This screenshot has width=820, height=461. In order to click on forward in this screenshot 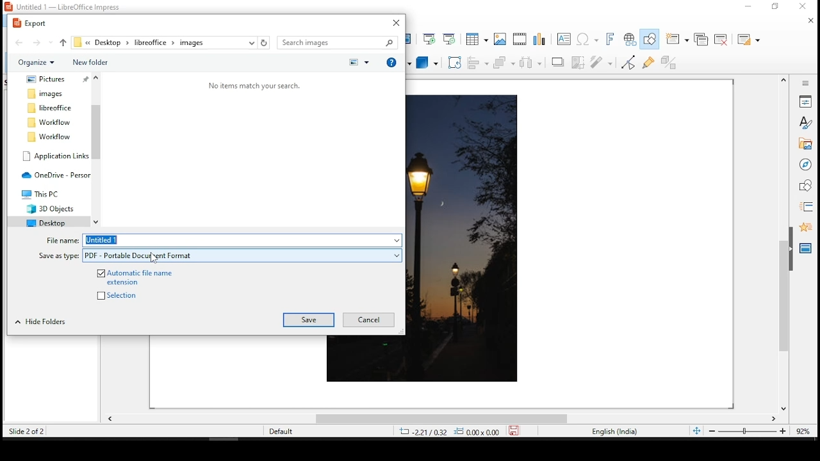, I will do `click(42, 42)`.